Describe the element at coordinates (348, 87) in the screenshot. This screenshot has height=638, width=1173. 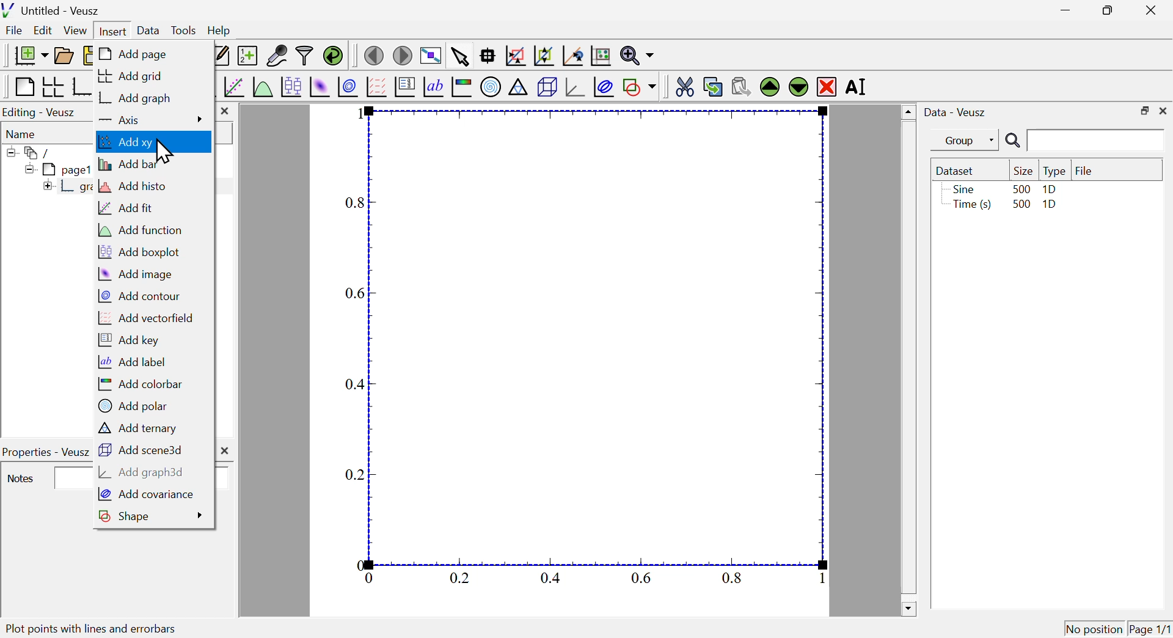
I see `plot a 2d dataset as contours` at that location.